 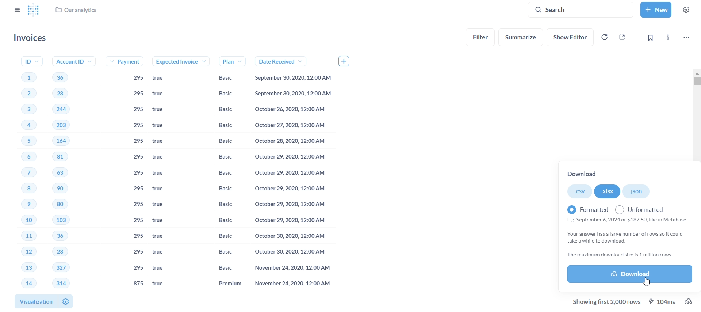 What do you see at coordinates (221, 205) in the screenshot?
I see `Basic` at bounding box center [221, 205].